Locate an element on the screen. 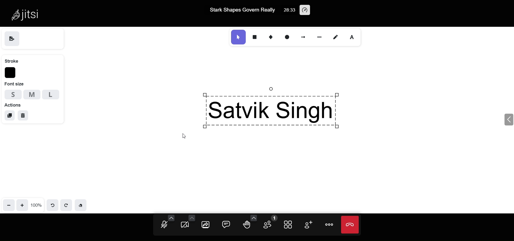 This screenshot has height=241, width=514. tile view is located at coordinates (288, 225).